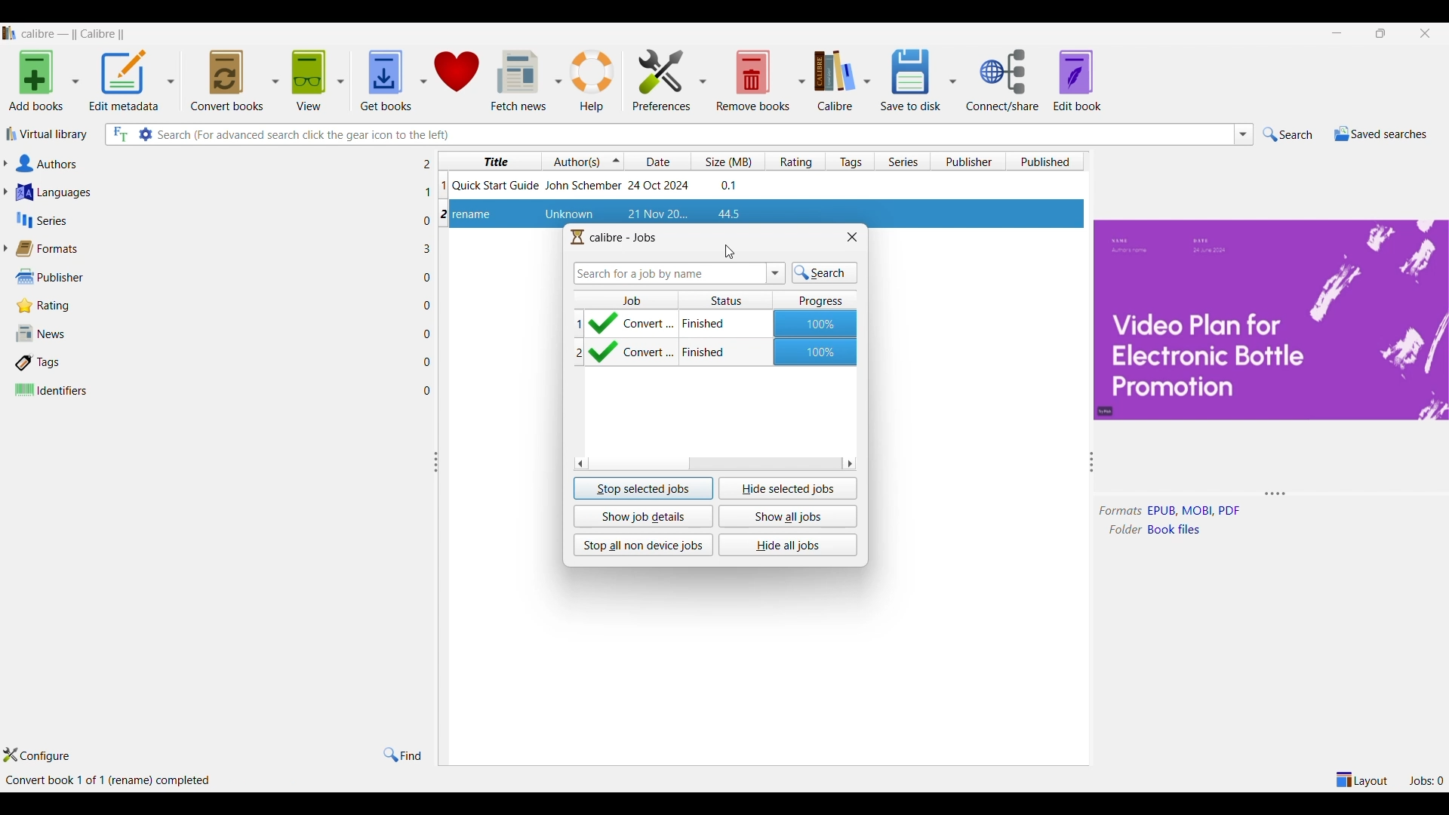 Image resolution: width=1449 pixels, height=815 pixels. Describe the element at coordinates (777, 274) in the screenshot. I see `Lust jobs by name` at that location.